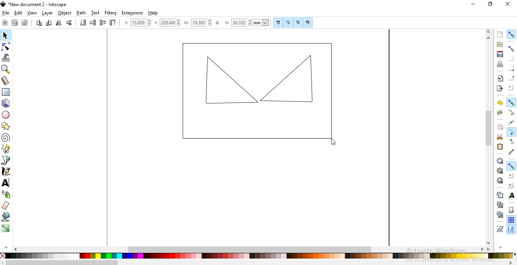 This screenshot has height=265, width=517. Describe the element at coordinates (499, 88) in the screenshot. I see `export document` at that location.